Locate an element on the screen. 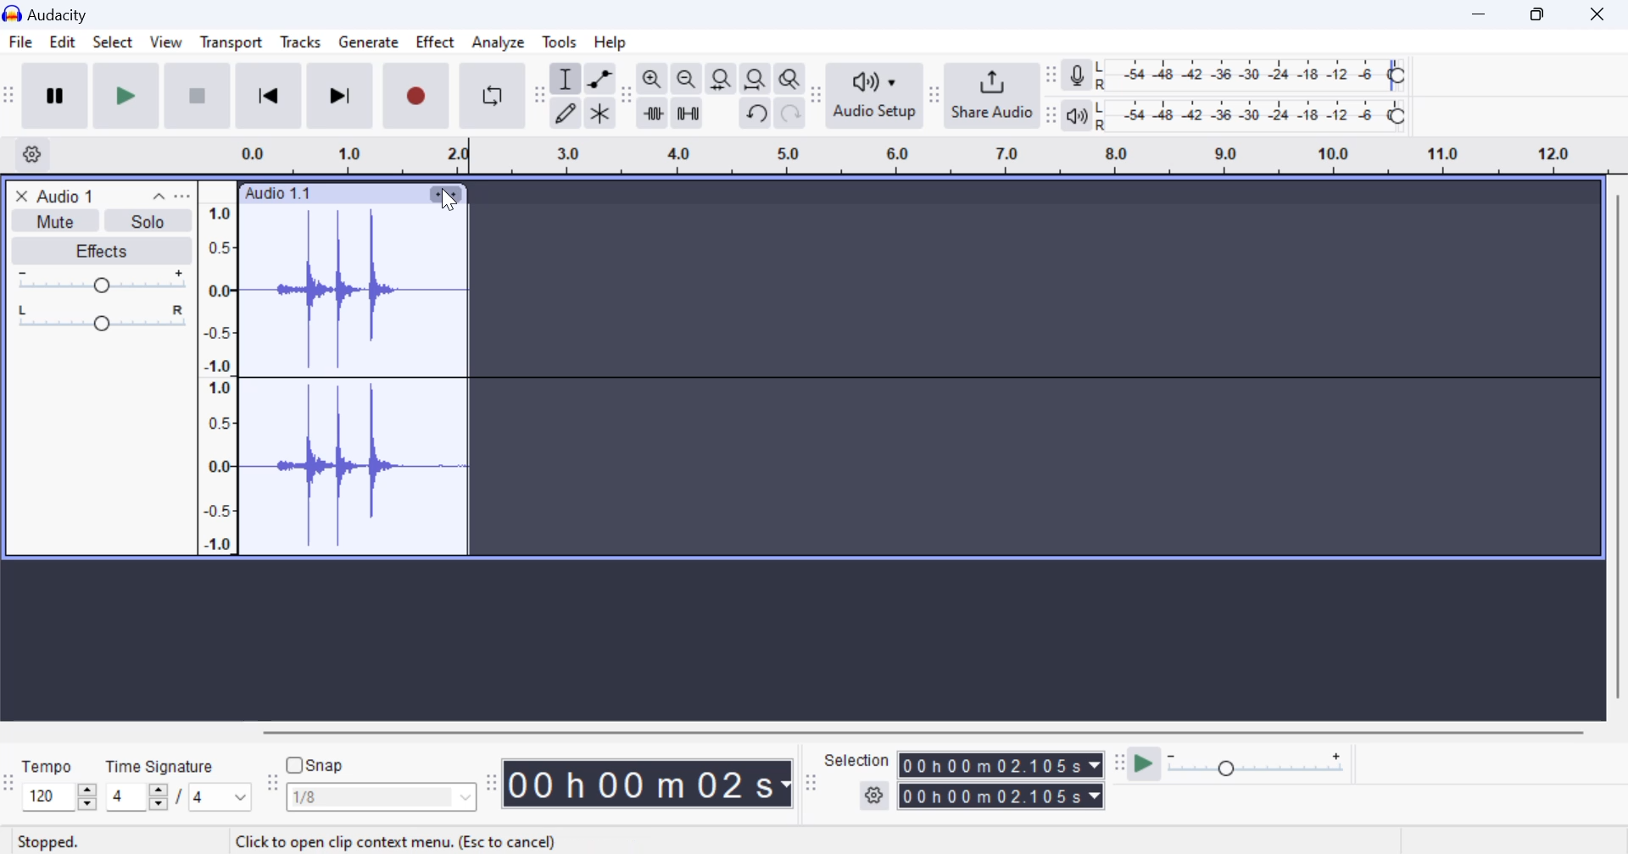  undo is located at coordinates (757, 114).